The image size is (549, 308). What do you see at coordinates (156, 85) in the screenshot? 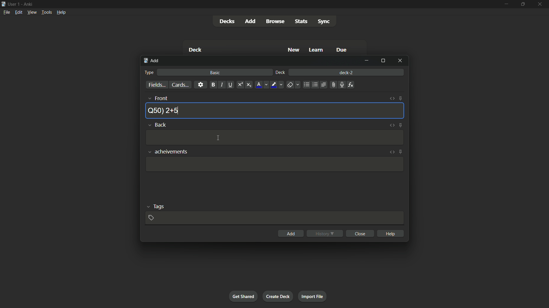
I see `fields` at bounding box center [156, 85].